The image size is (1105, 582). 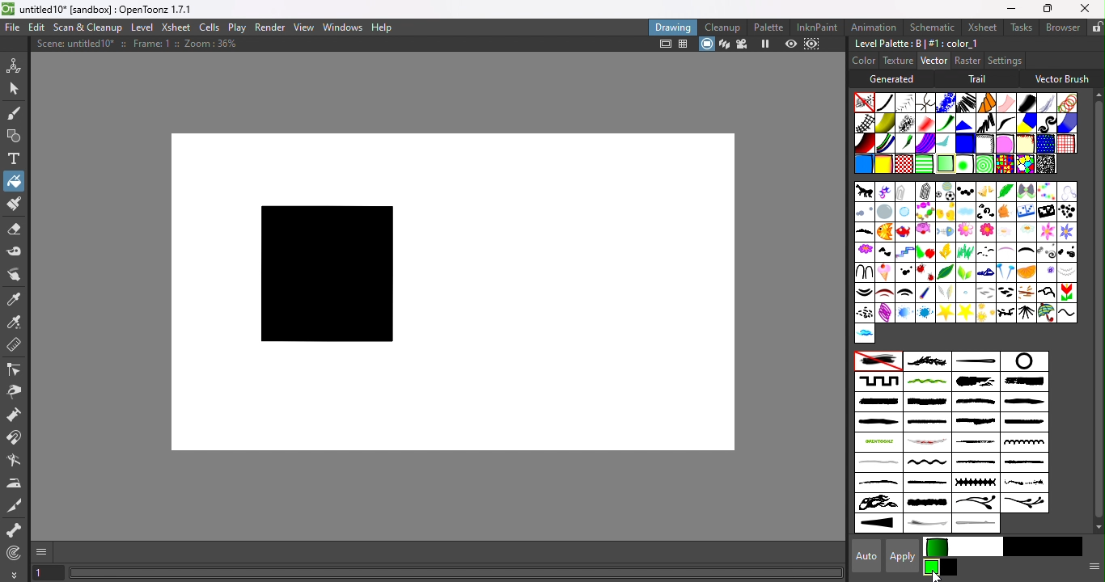 I want to click on gutt, so click(x=985, y=251).